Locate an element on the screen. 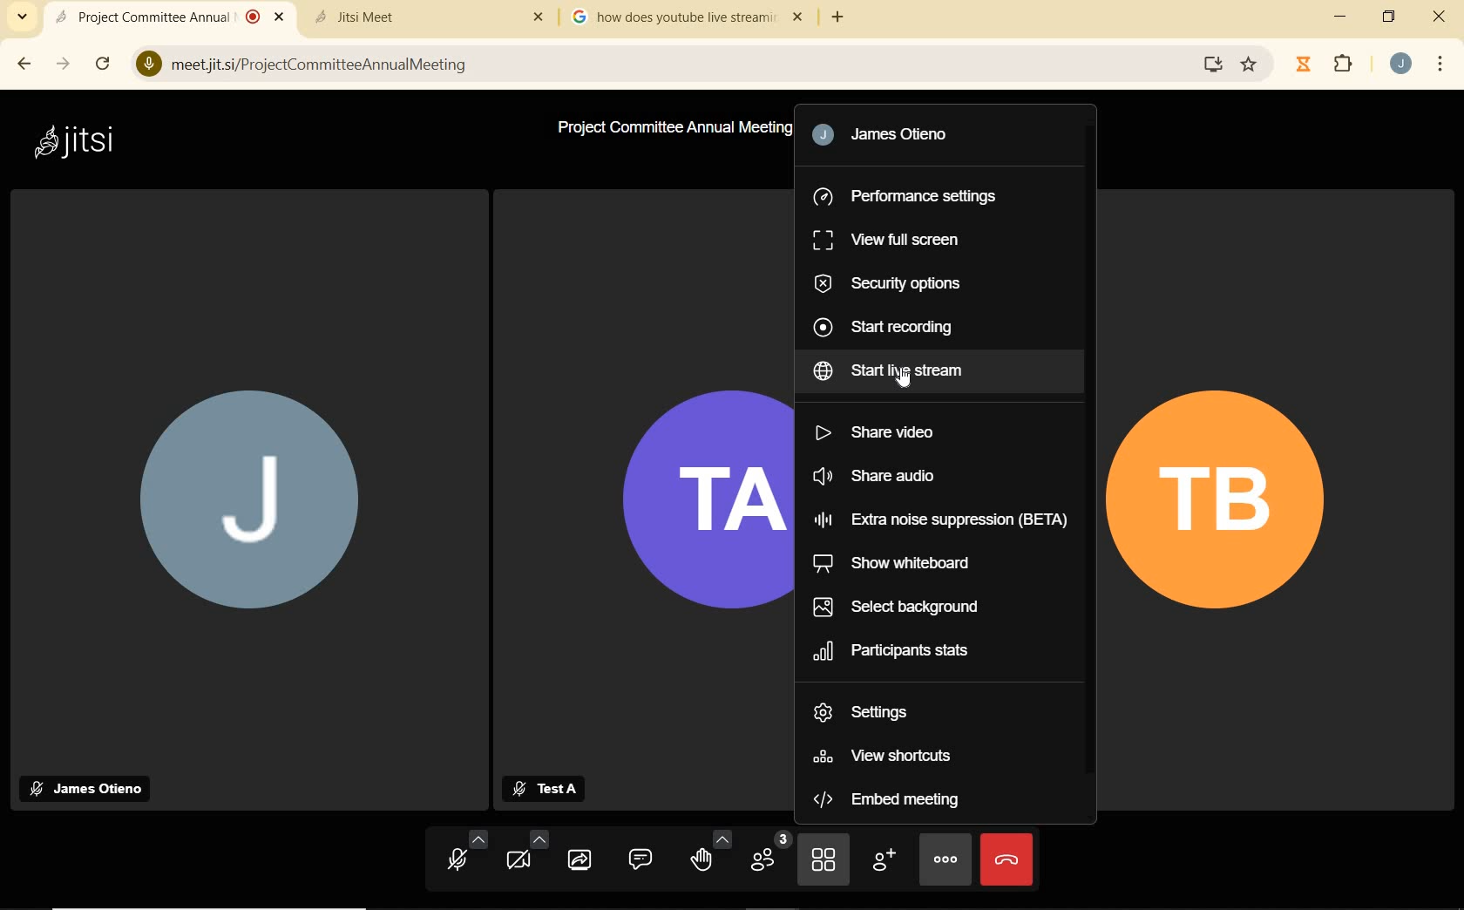 This screenshot has height=910, width=1464. add tab is located at coordinates (844, 17).